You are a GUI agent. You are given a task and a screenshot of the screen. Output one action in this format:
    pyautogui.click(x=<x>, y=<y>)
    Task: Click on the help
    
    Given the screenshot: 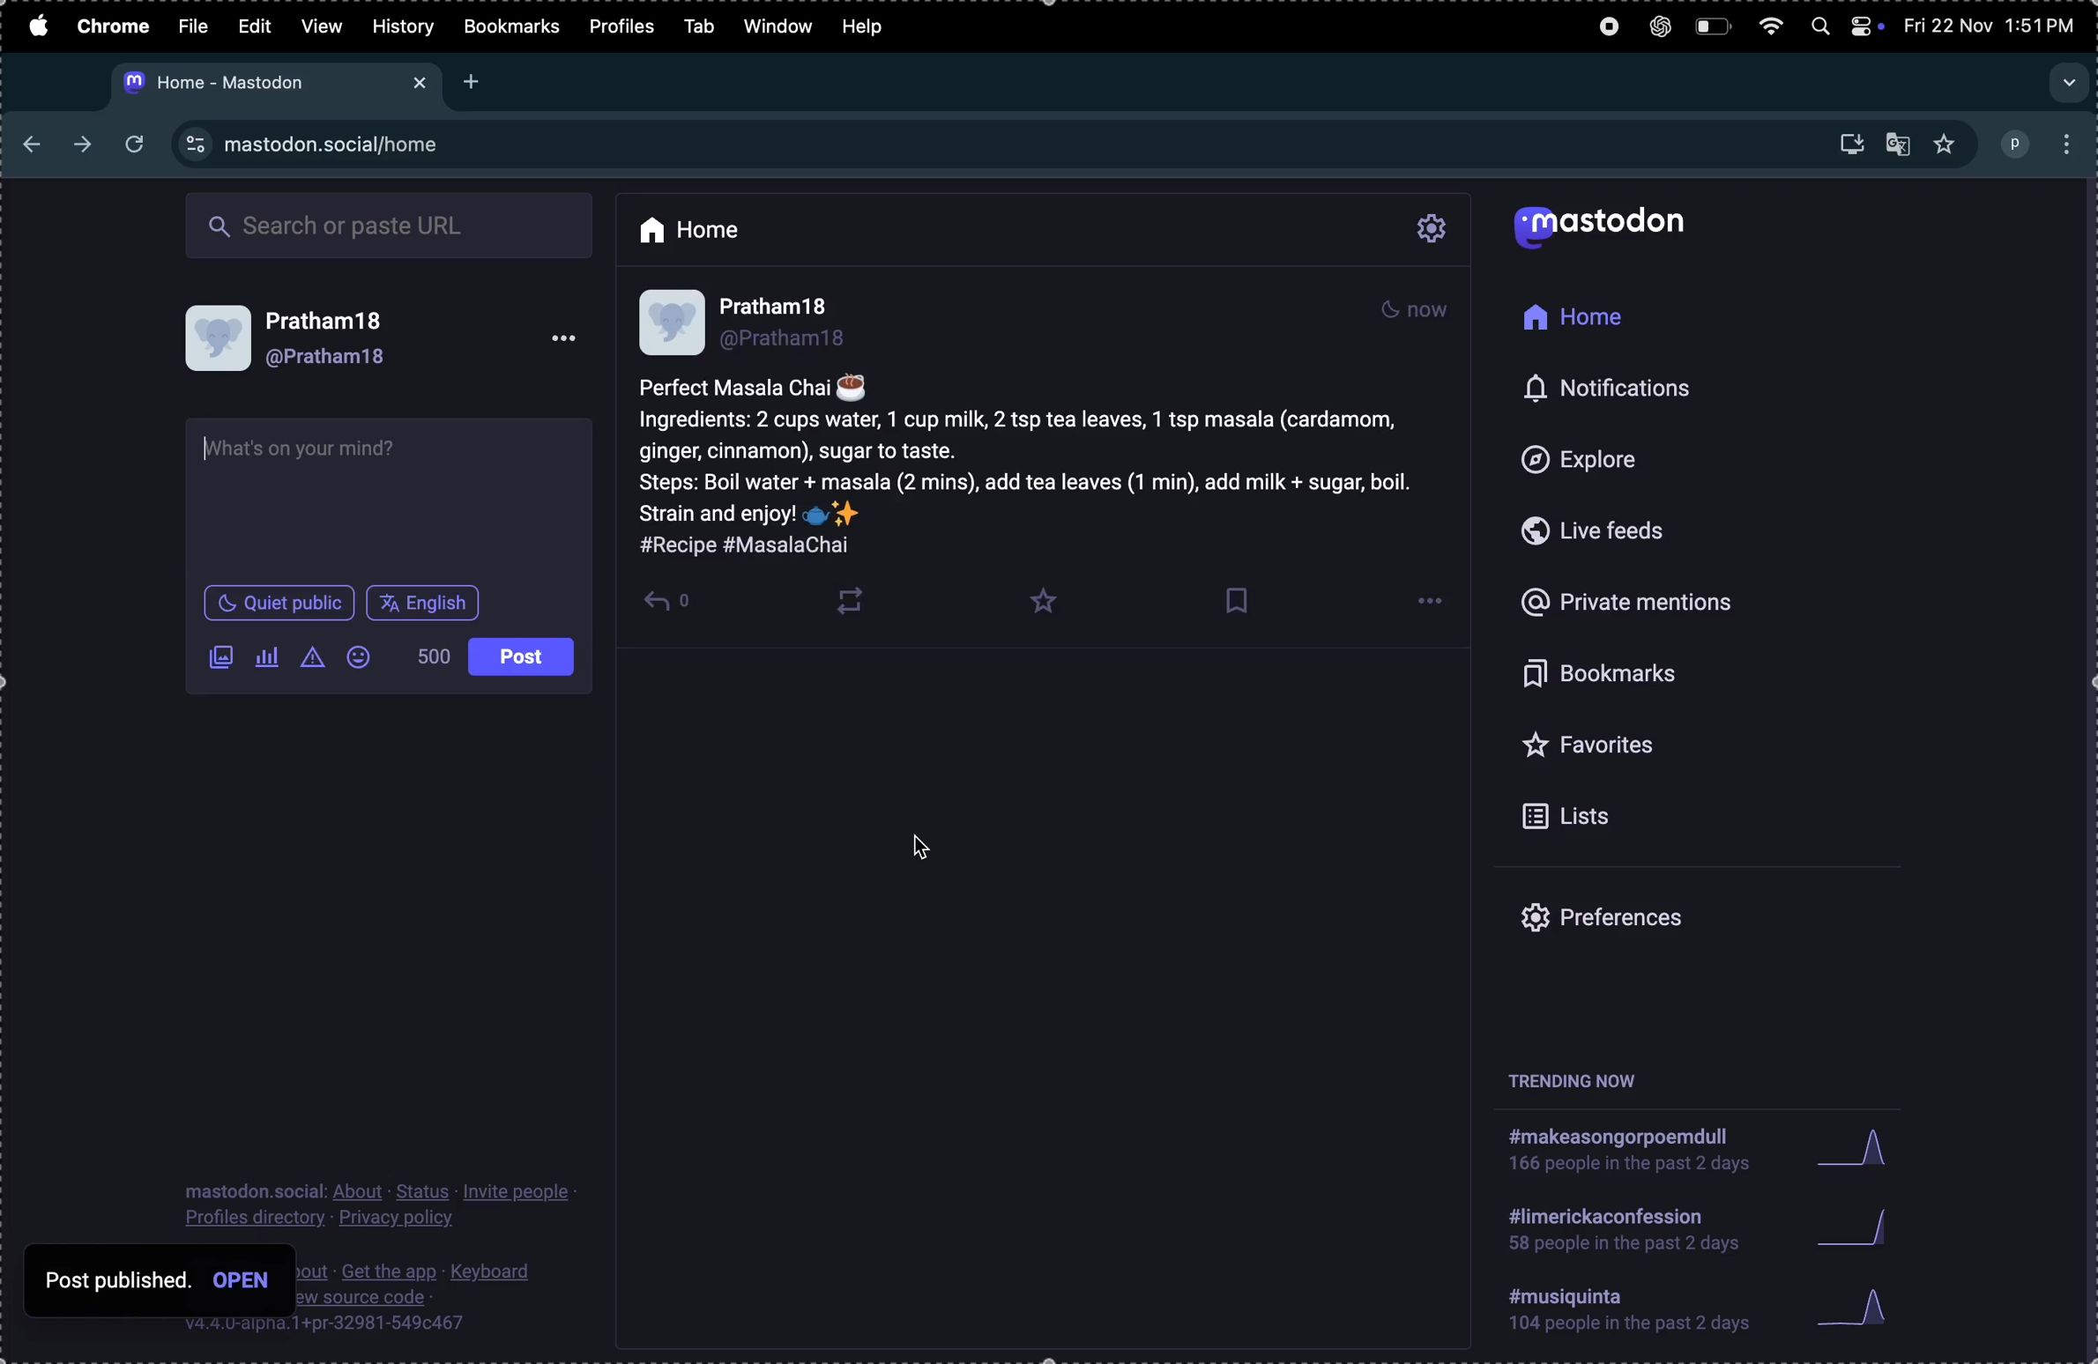 What is the action you would take?
    pyautogui.click(x=870, y=26)
    